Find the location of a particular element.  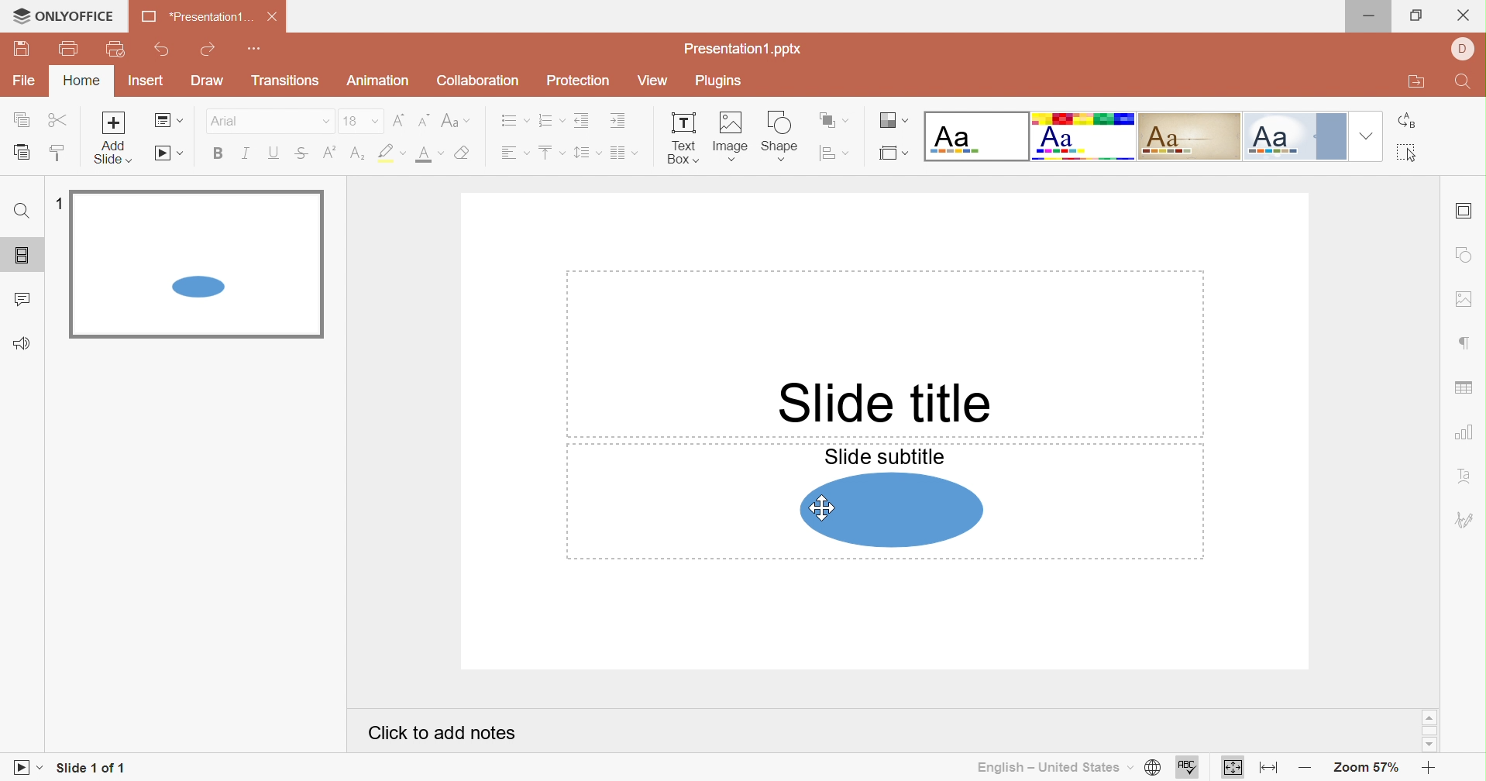

Slide 1 of 1 is located at coordinates (90, 766).